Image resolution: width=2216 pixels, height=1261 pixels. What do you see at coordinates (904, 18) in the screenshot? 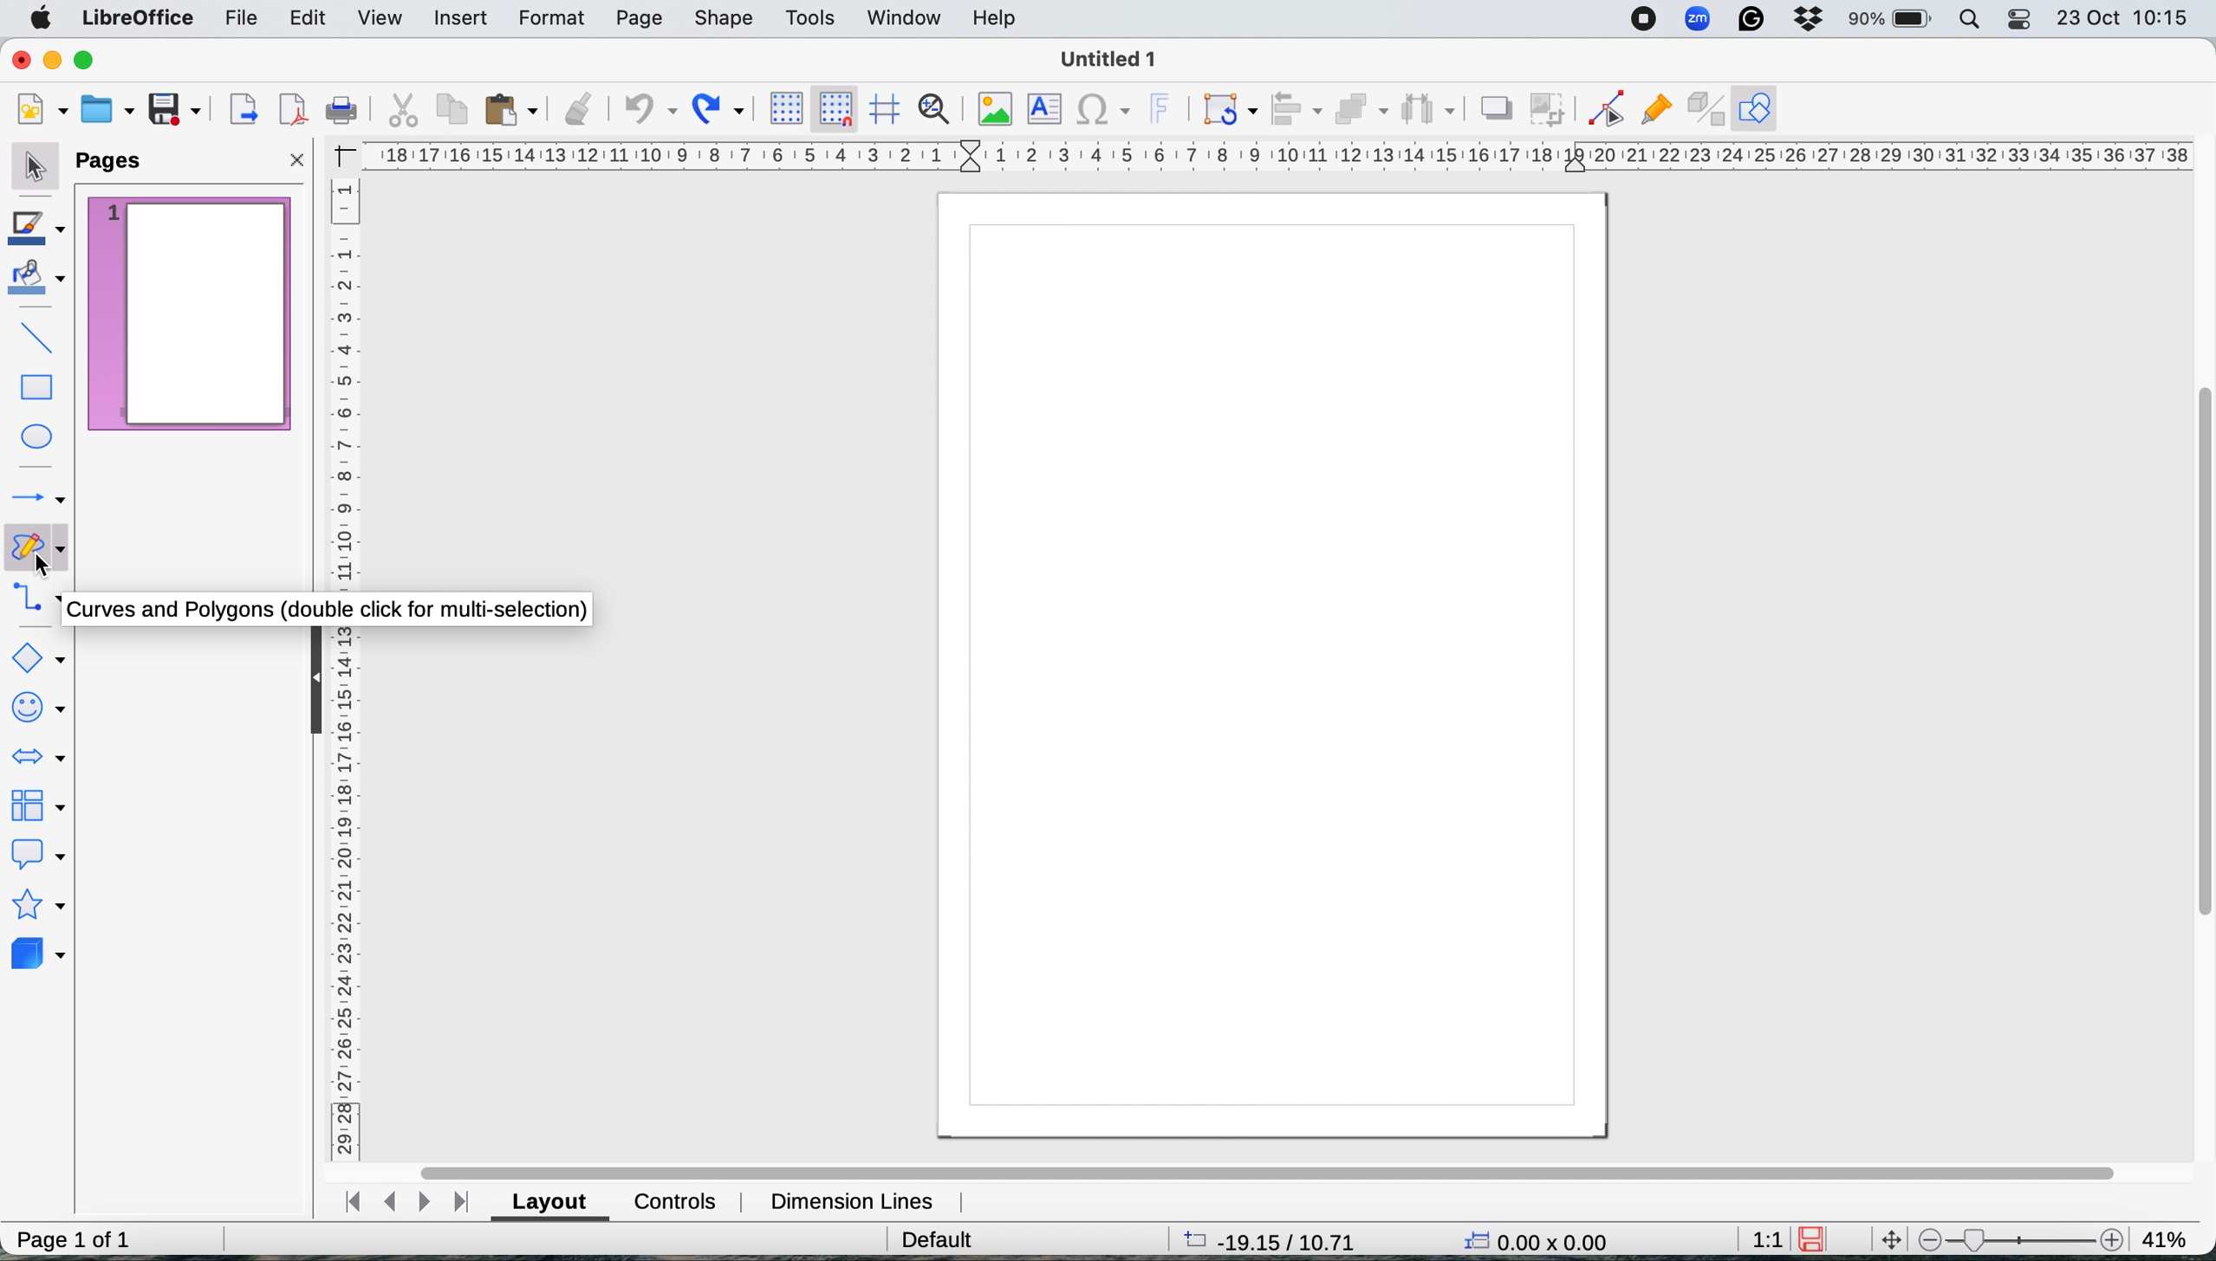
I see `window` at bounding box center [904, 18].